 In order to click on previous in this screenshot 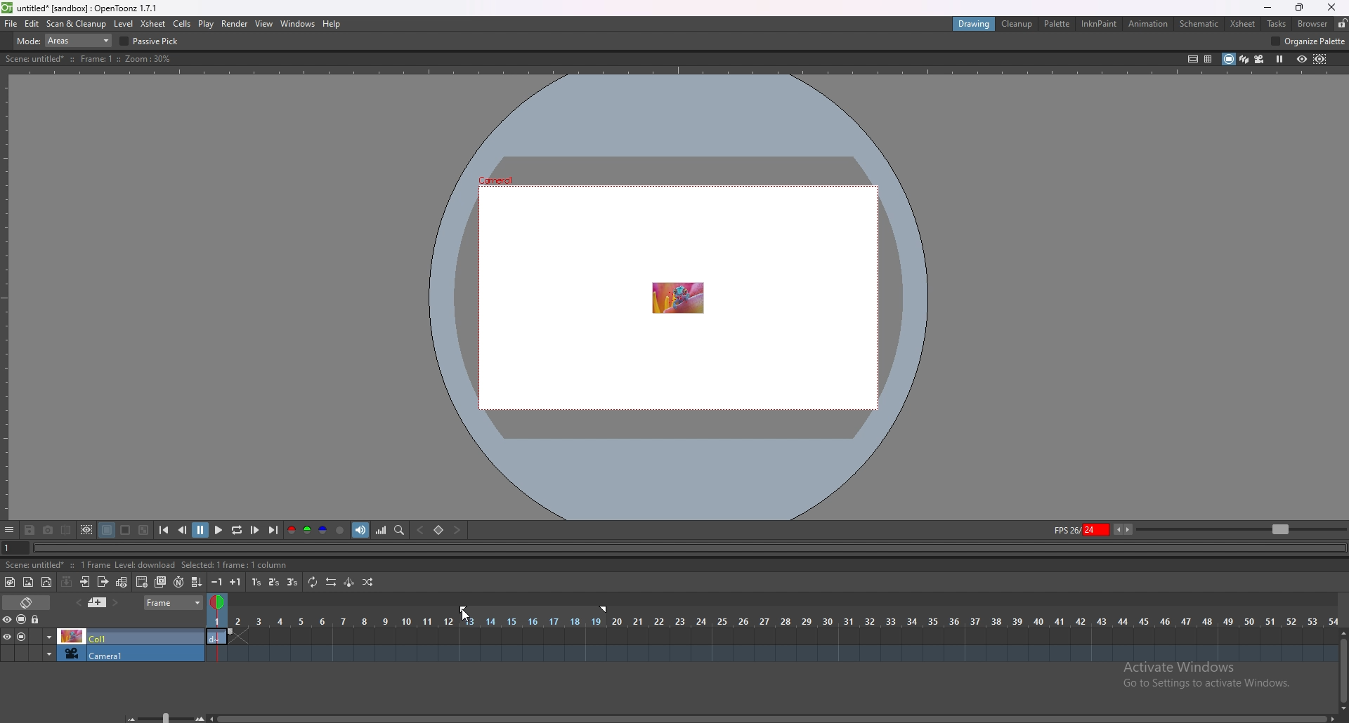, I will do `click(183, 530)`.